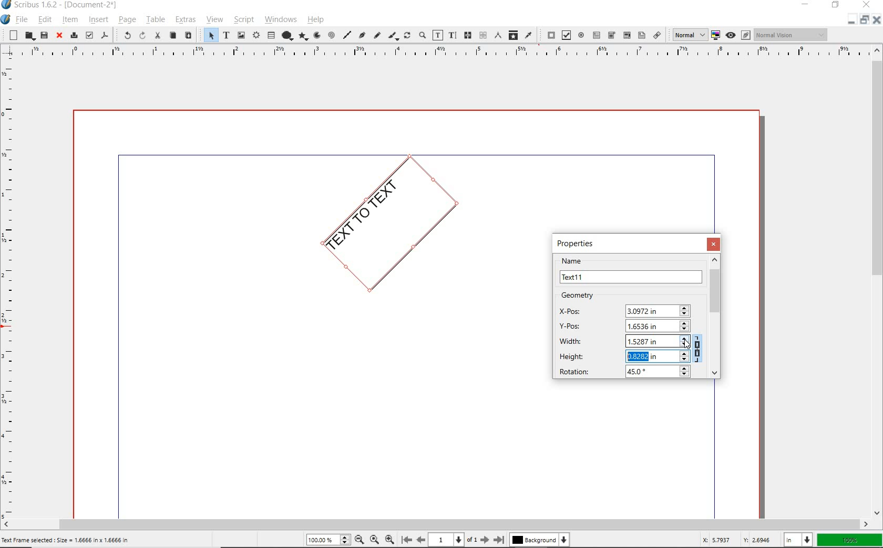 Image resolution: width=883 pixels, height=548 pixels. Describe the element at coordinates (453, 35) in the screenshot. I see `edit text with story editor` at that location.